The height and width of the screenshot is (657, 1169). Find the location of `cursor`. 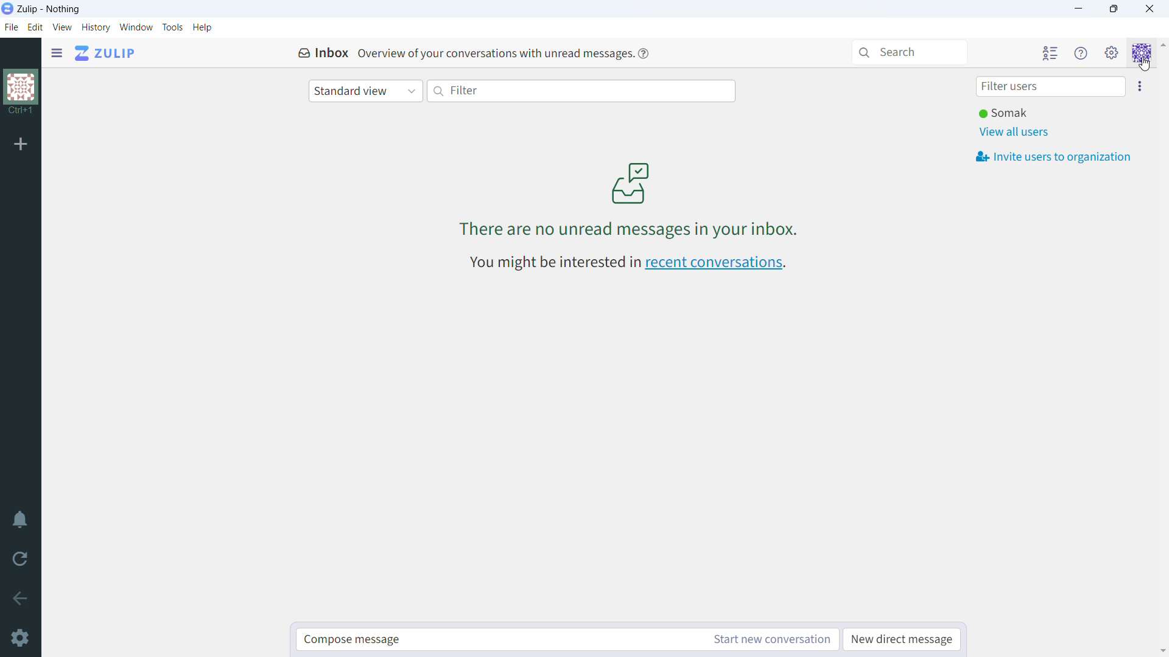

cursor is located at coordinates (1144, 64).